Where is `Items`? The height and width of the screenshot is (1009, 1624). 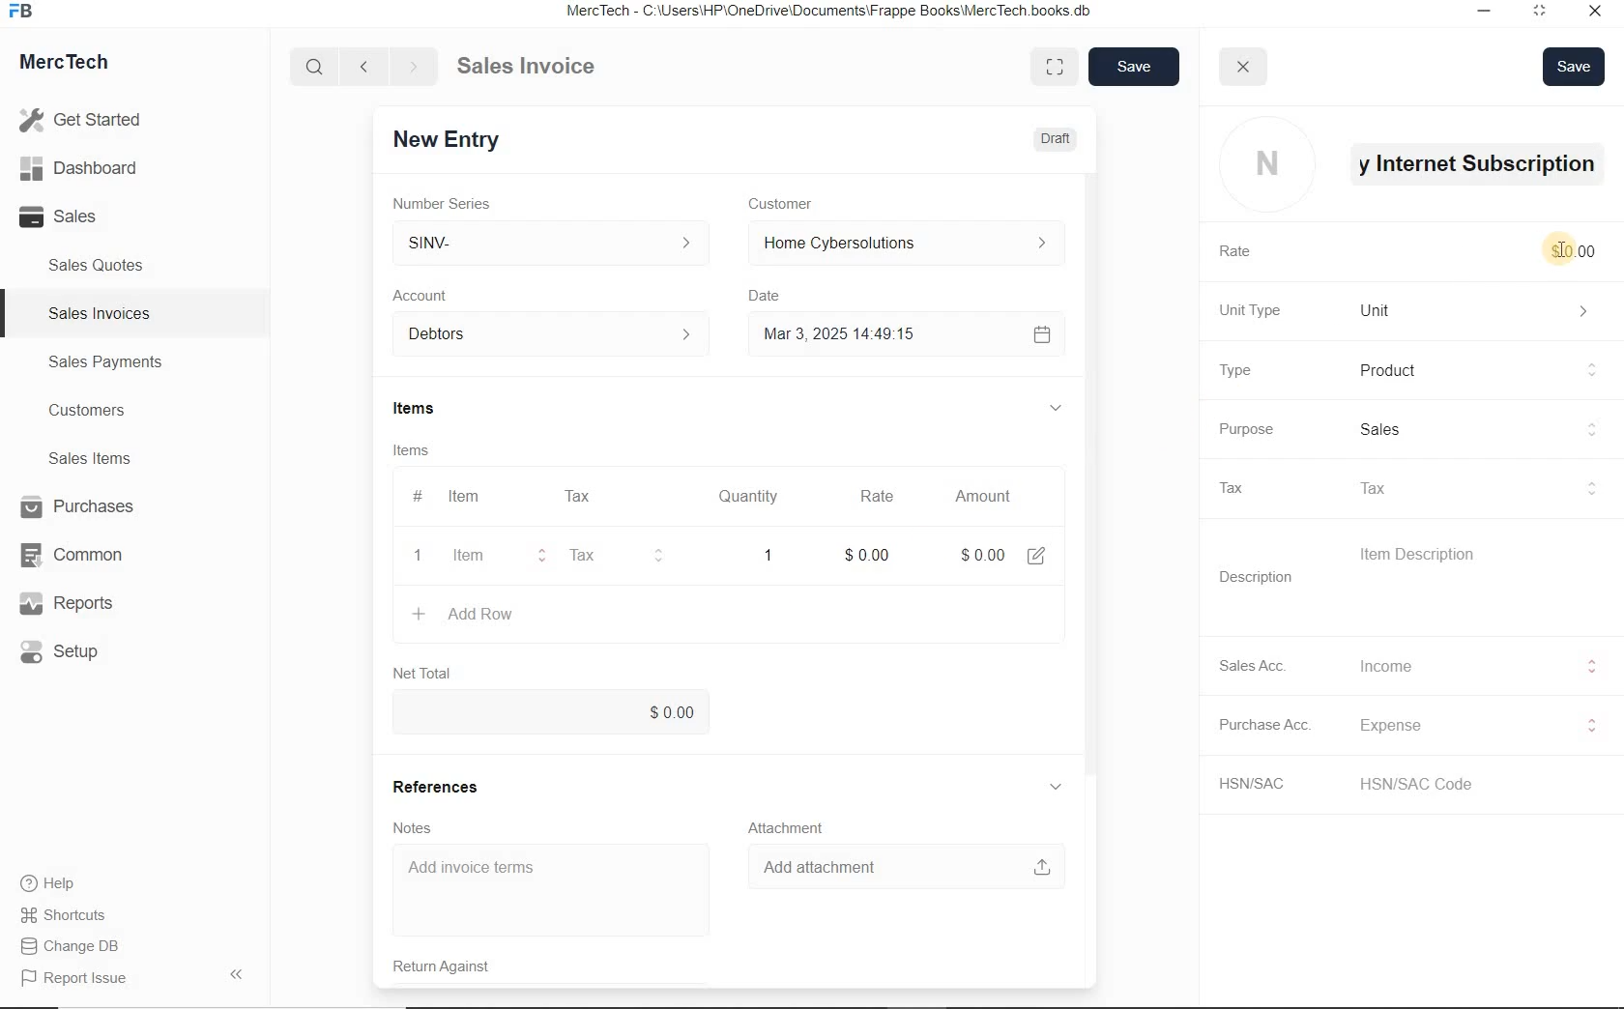 Items is located at coordinates (421, 449).